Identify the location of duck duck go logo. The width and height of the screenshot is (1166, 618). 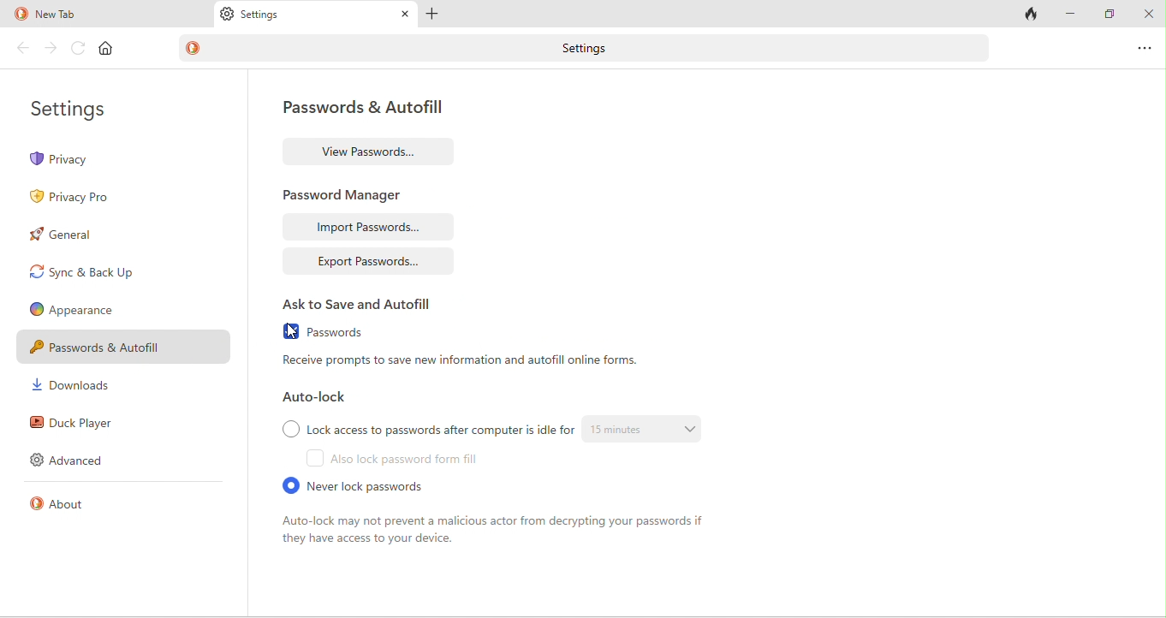
(19, 13).